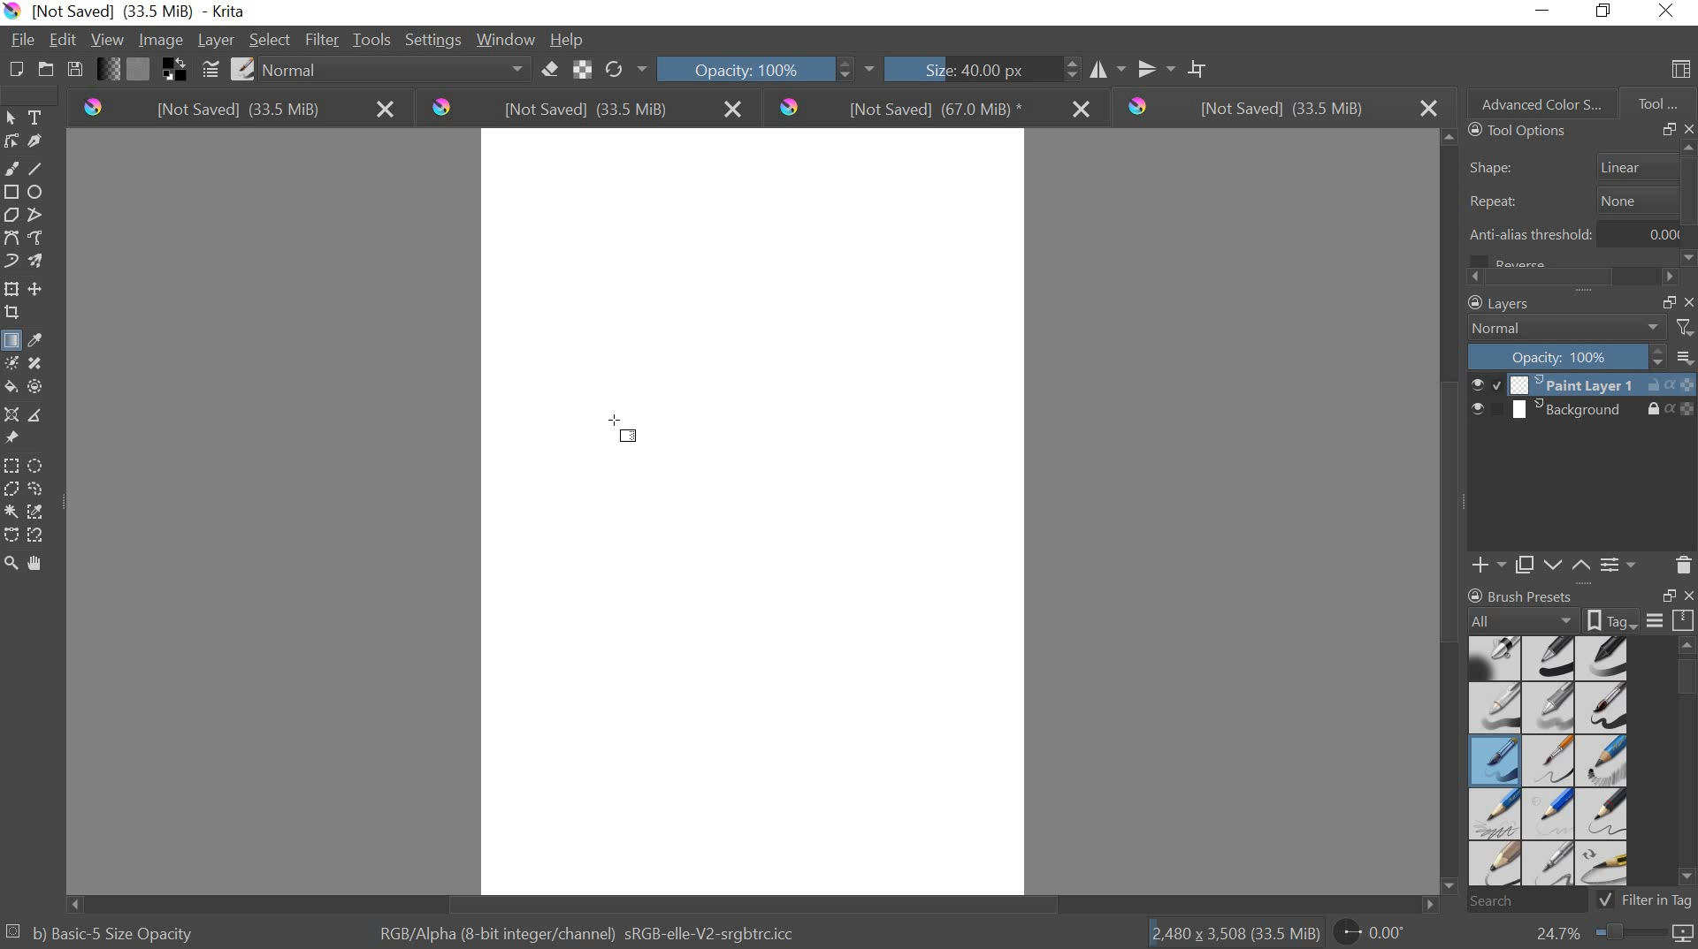 The image size is (1698, 949). What do you see at coordinates (11, 341) in the screenshot?
I see `gradient fill` at bounding box center [11, 341].